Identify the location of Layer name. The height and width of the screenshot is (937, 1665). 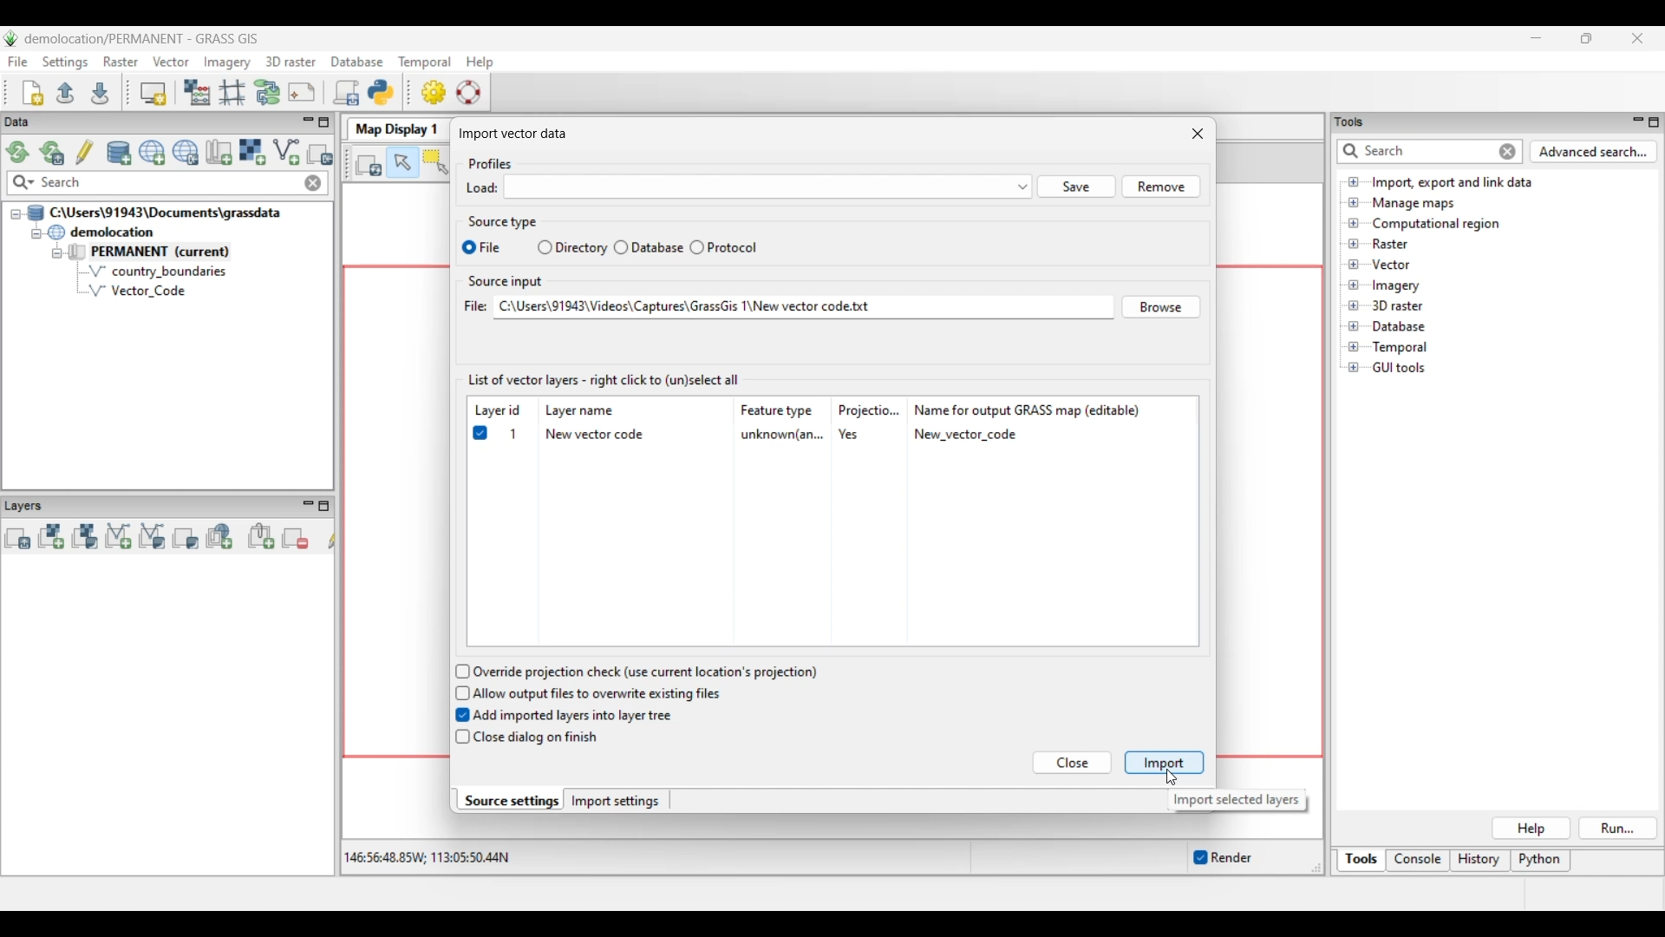
(583, 409).